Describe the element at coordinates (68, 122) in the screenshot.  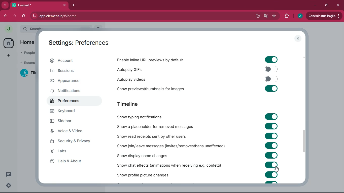
I see `sidebar` at that location.